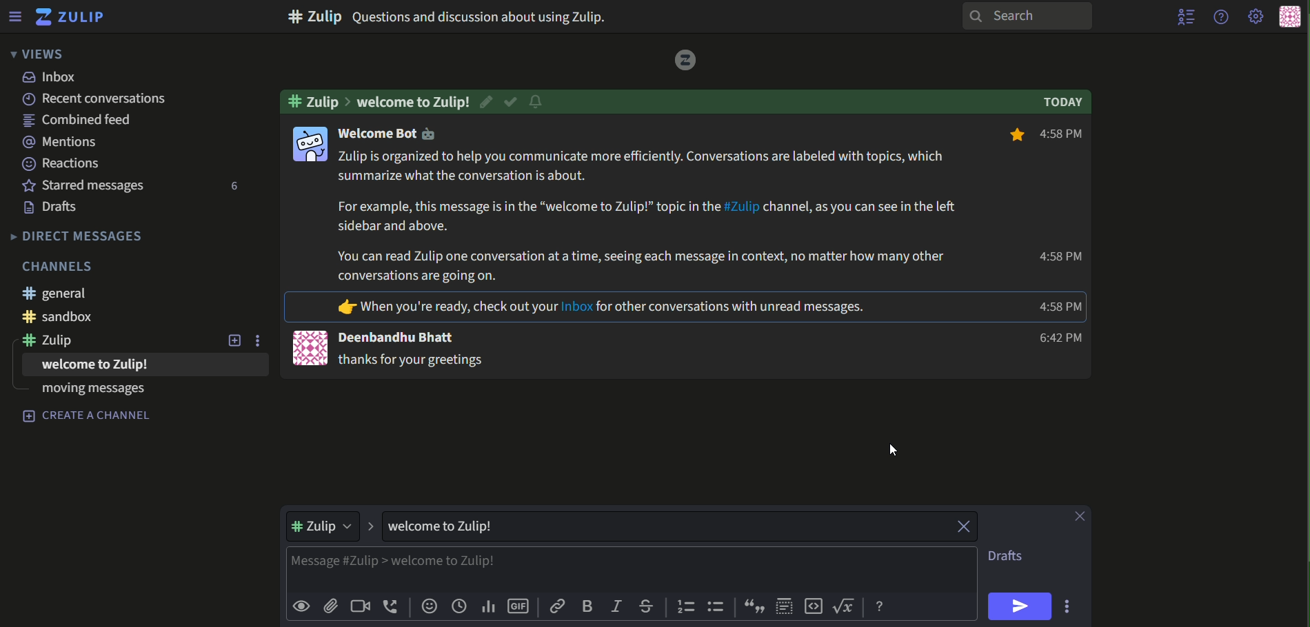 The height and width of the screenshot is (627, 1310). What do you see at coordinates (83, 368) in the screenshot?
I see `text` at bounding box center [83, 368].